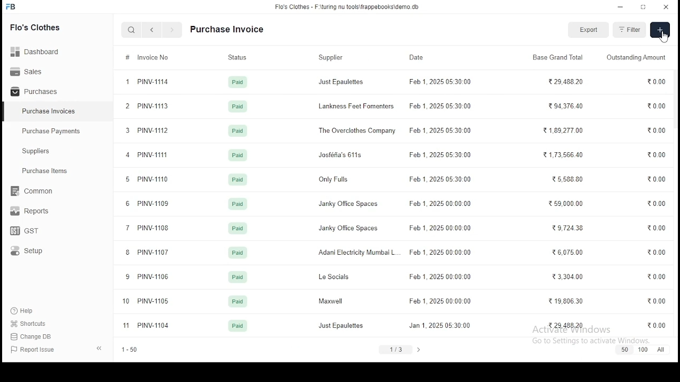 Image resolution: width=680 pixels, height=382 pixels. I want to click on paid, so click(237, 107).